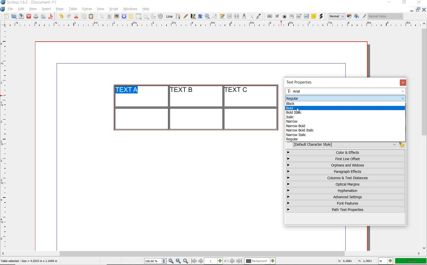 This screenshot has height=265, width=427. What do you see at coordinates (11, 9) in the screenshot?
I see `file` at bounding box center [11, 9].